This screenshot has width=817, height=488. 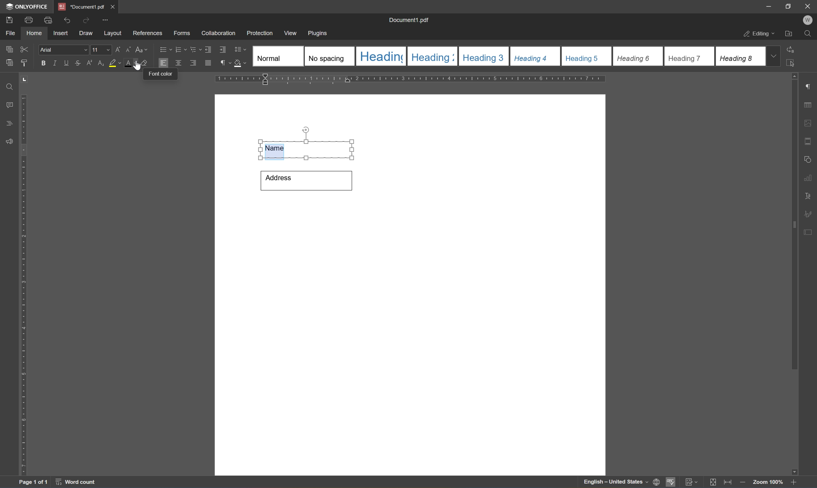 I want to click on shape settings, so click(x=809, y=158).